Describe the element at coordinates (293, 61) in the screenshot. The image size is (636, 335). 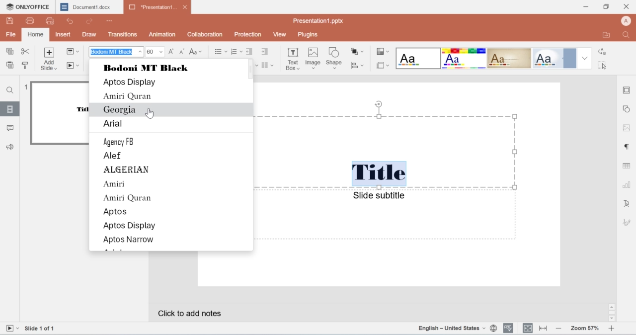
I see `text box` at that location.